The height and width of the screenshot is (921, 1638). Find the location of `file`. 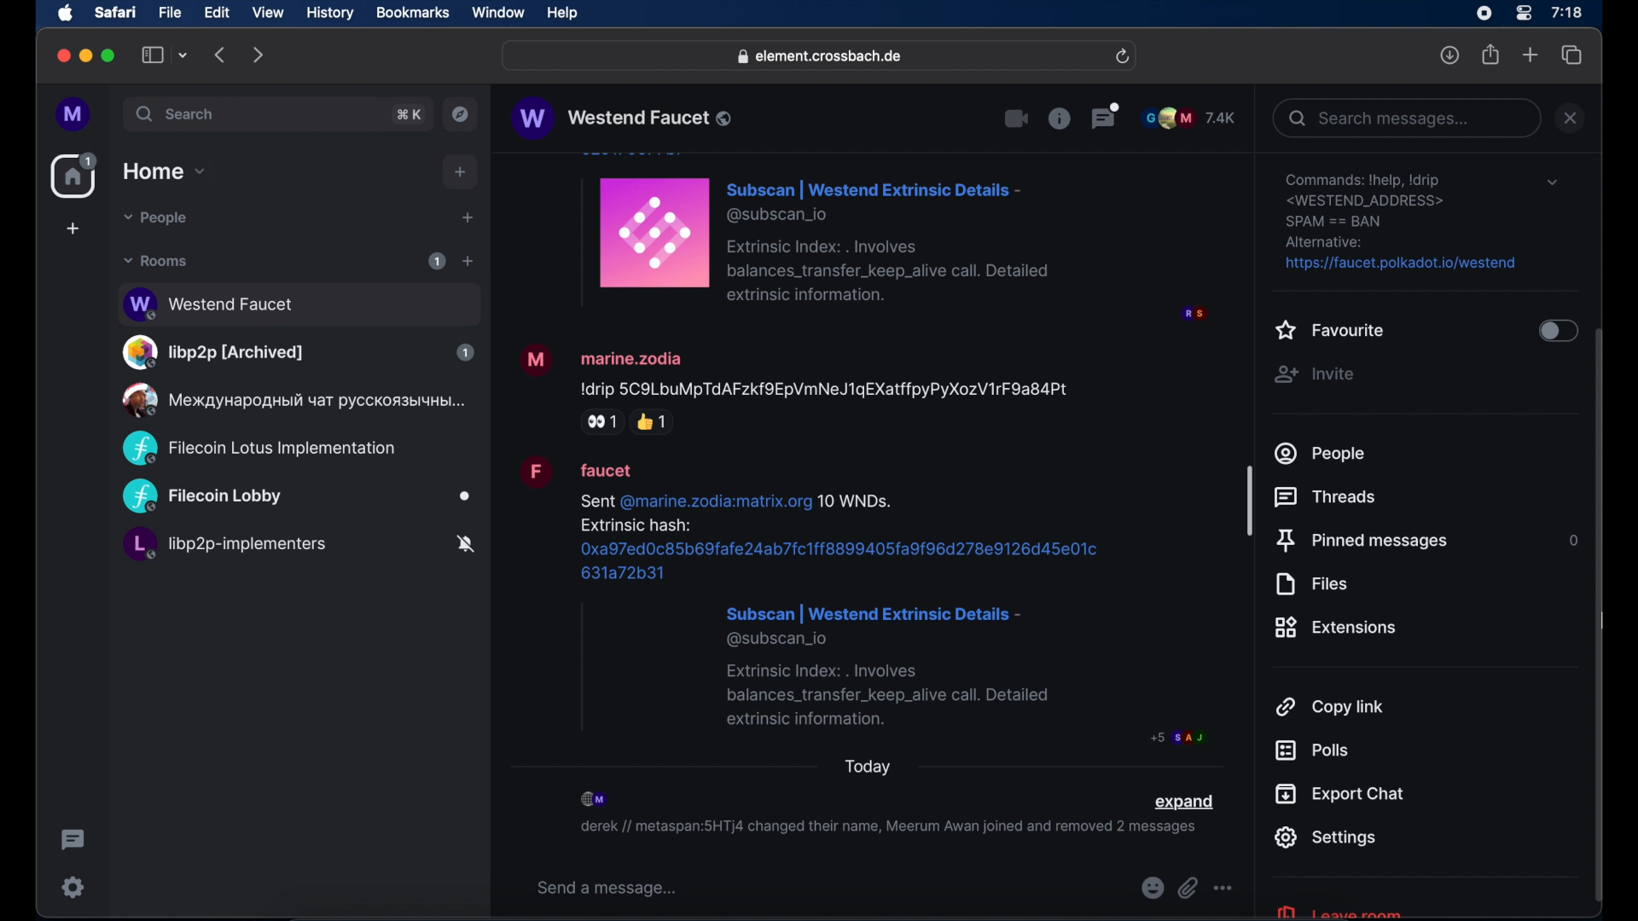

file is located at coordinates (170, 13).